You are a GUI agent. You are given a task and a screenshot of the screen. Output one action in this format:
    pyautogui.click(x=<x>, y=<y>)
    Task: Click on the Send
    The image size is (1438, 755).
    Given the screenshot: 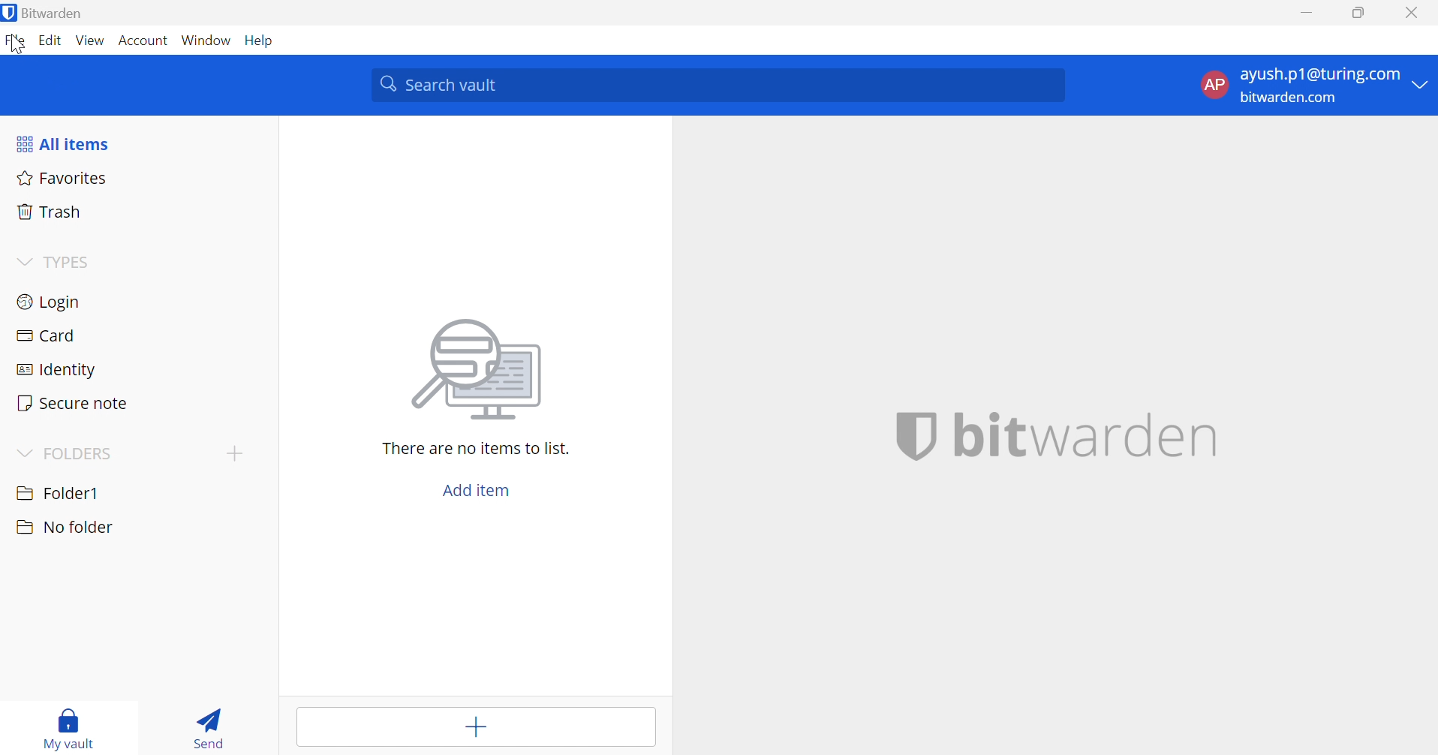 What is the action you would take?
    pyautogui.click(x=212, y=725)
    